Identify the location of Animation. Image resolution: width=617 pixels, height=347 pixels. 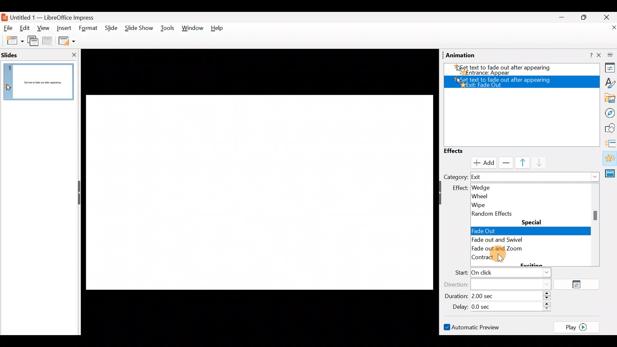
(609, 159).